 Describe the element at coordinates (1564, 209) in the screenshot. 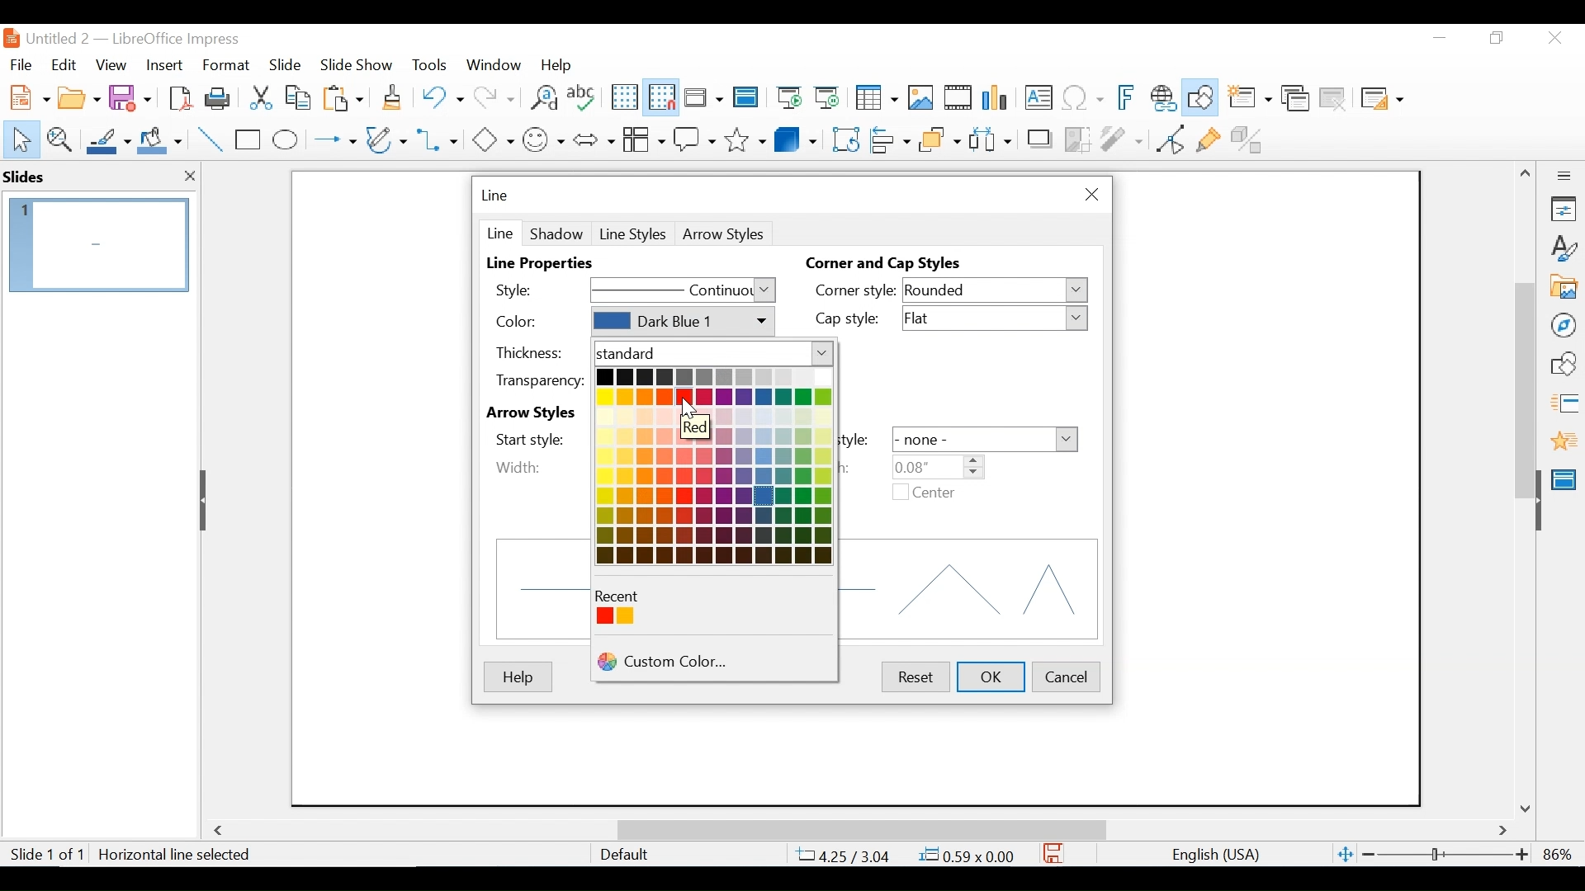

I see `Properties` at that location.